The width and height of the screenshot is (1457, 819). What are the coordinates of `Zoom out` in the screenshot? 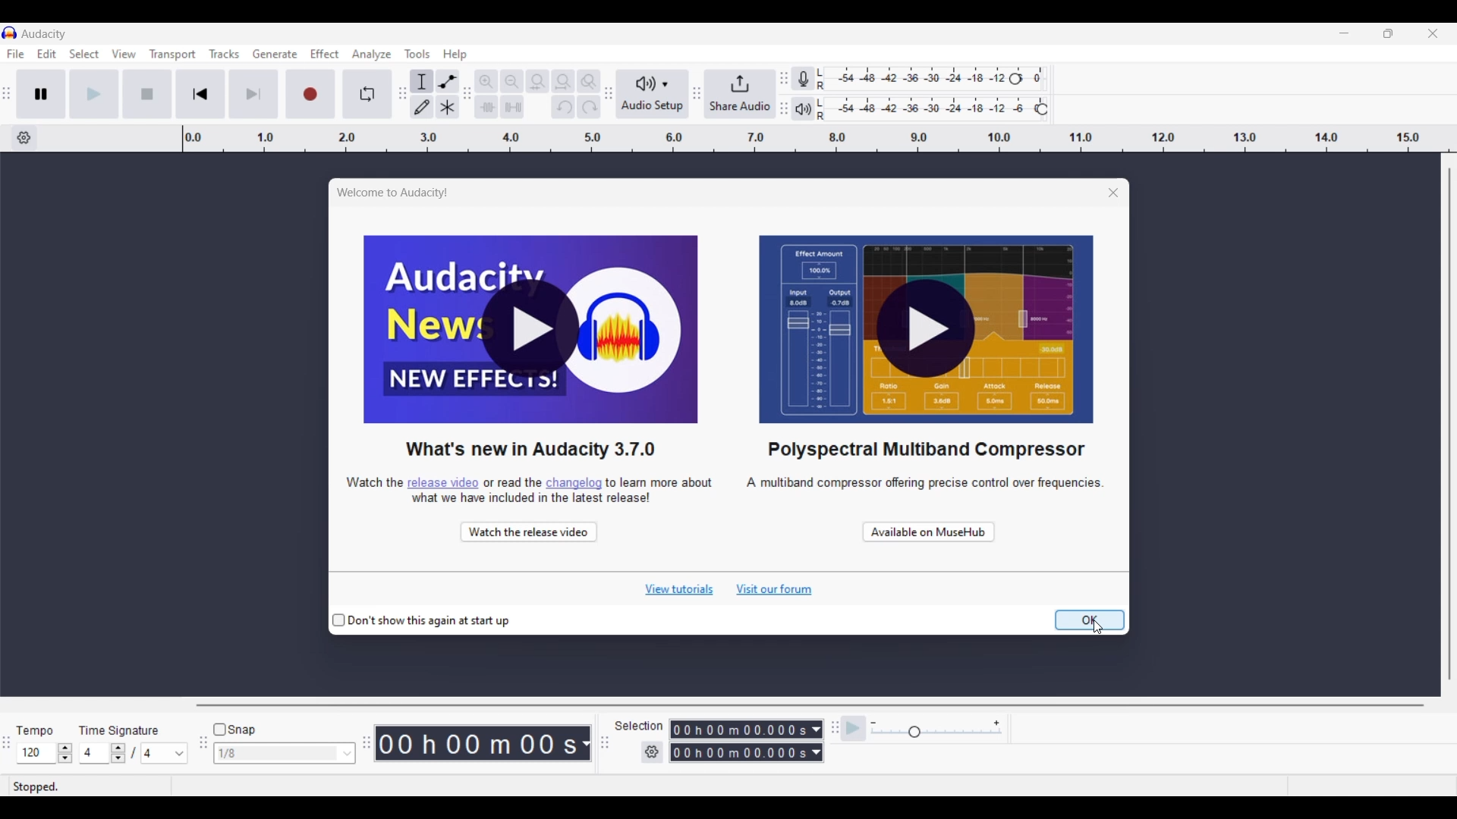 It's located at (511, 81).